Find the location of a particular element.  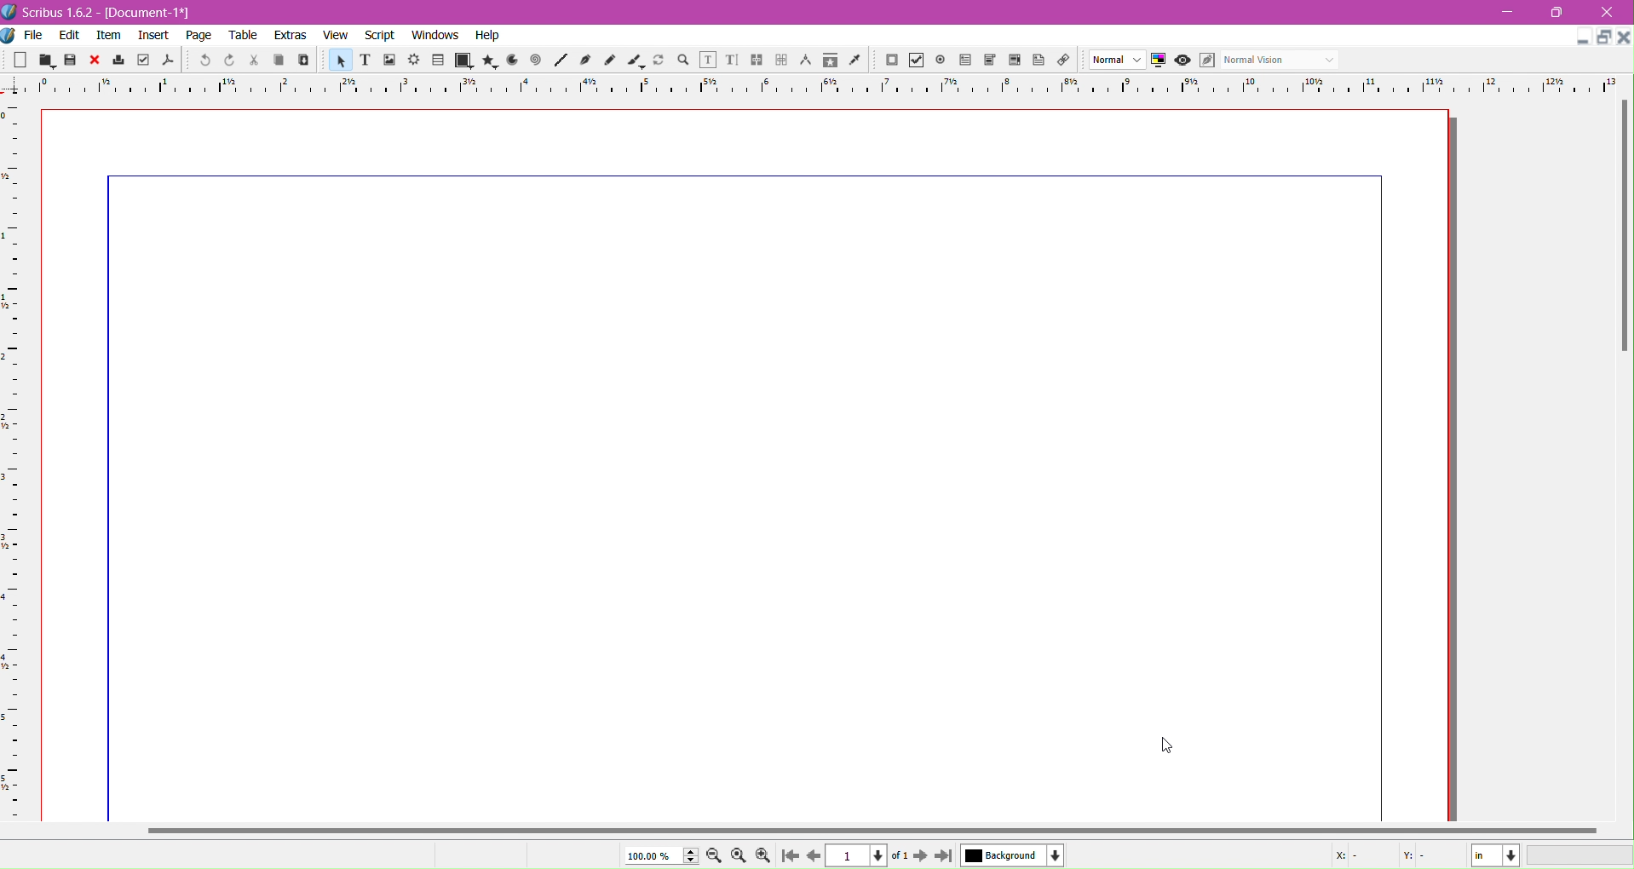

close is located at coordinates (95, 60).